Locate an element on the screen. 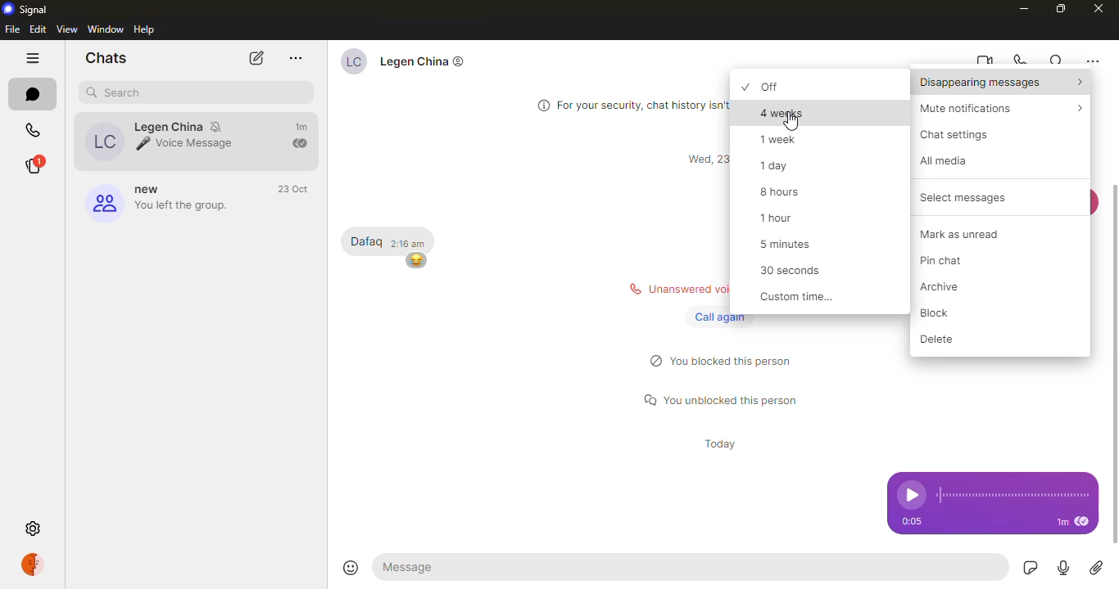 This screenshot has height=589, width=1119. search is located at coordinates (116, 93).